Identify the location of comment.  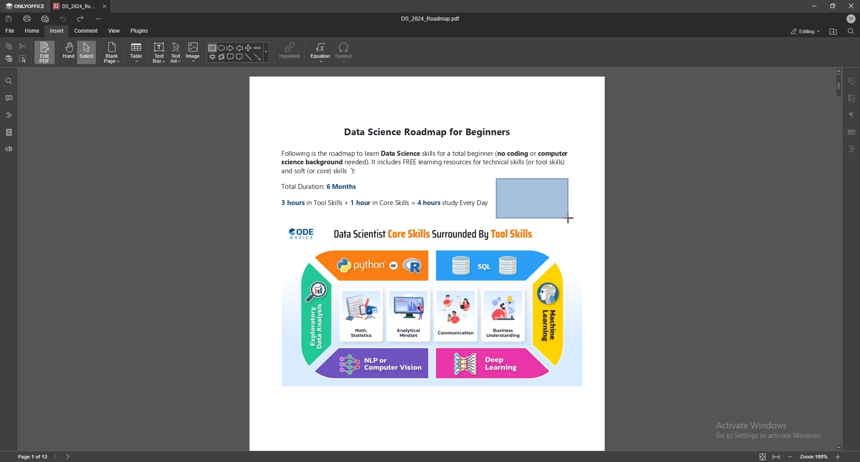
(9, 98).